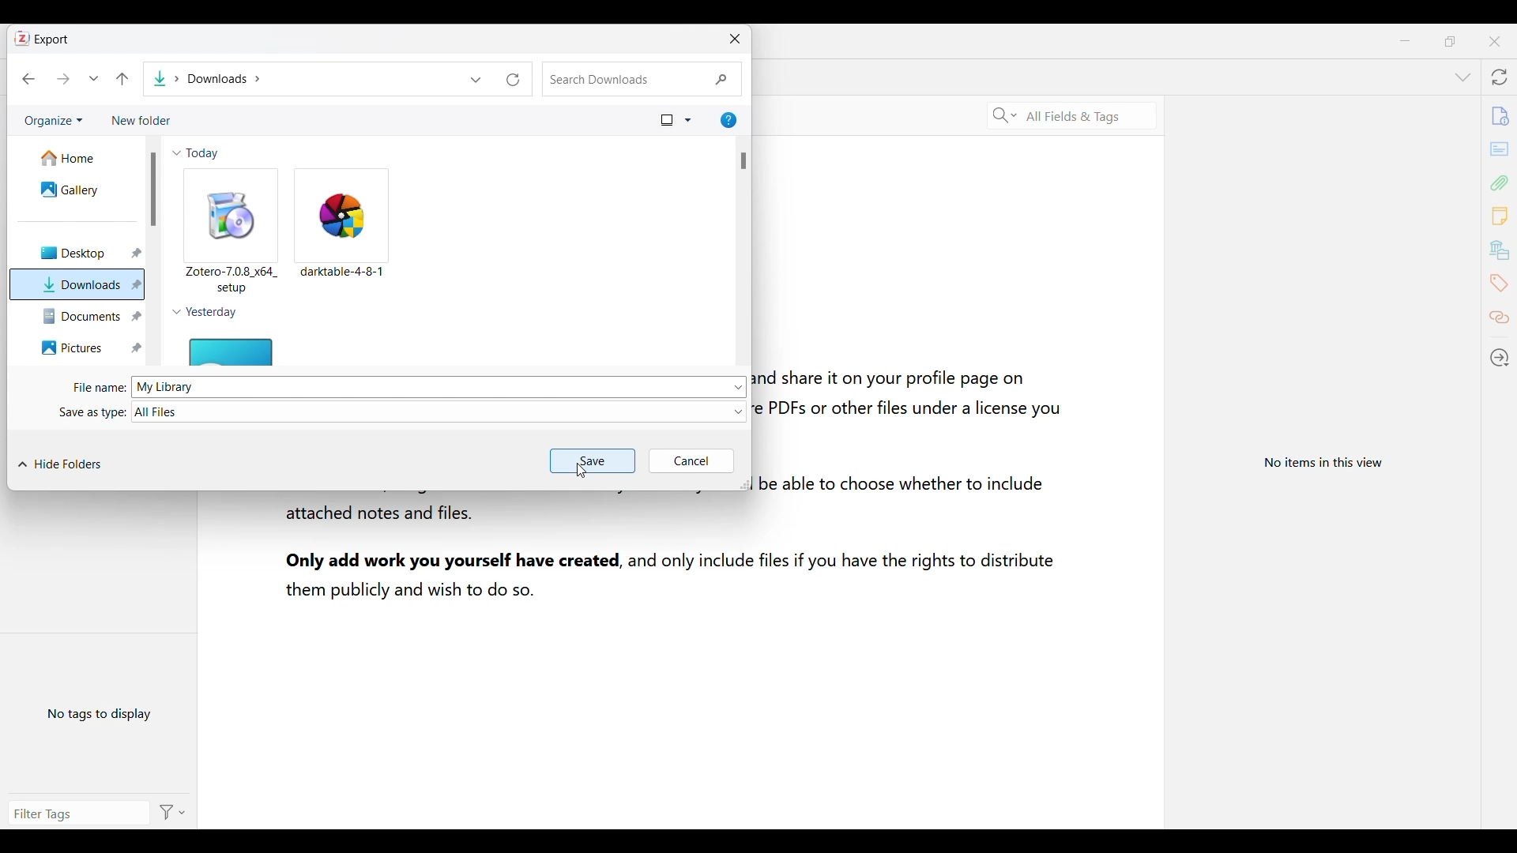  I want to click on Today, so click(193, 152).